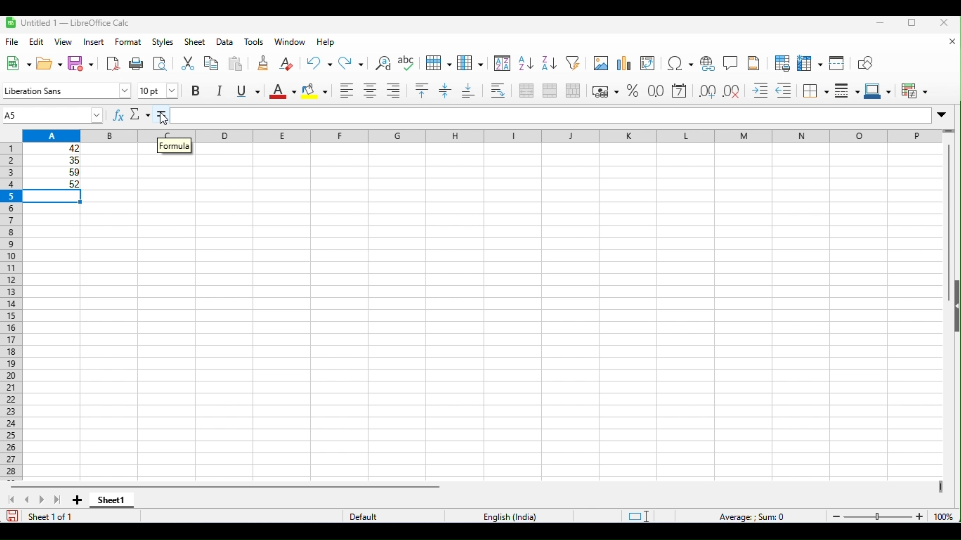 Image resolution: width=961 pixels, height=540 pixels. What do you see at coordinates (67, 23) in the screenshot?
I see `untitle1-libreoffice calc` at bounding box center [67, 23].